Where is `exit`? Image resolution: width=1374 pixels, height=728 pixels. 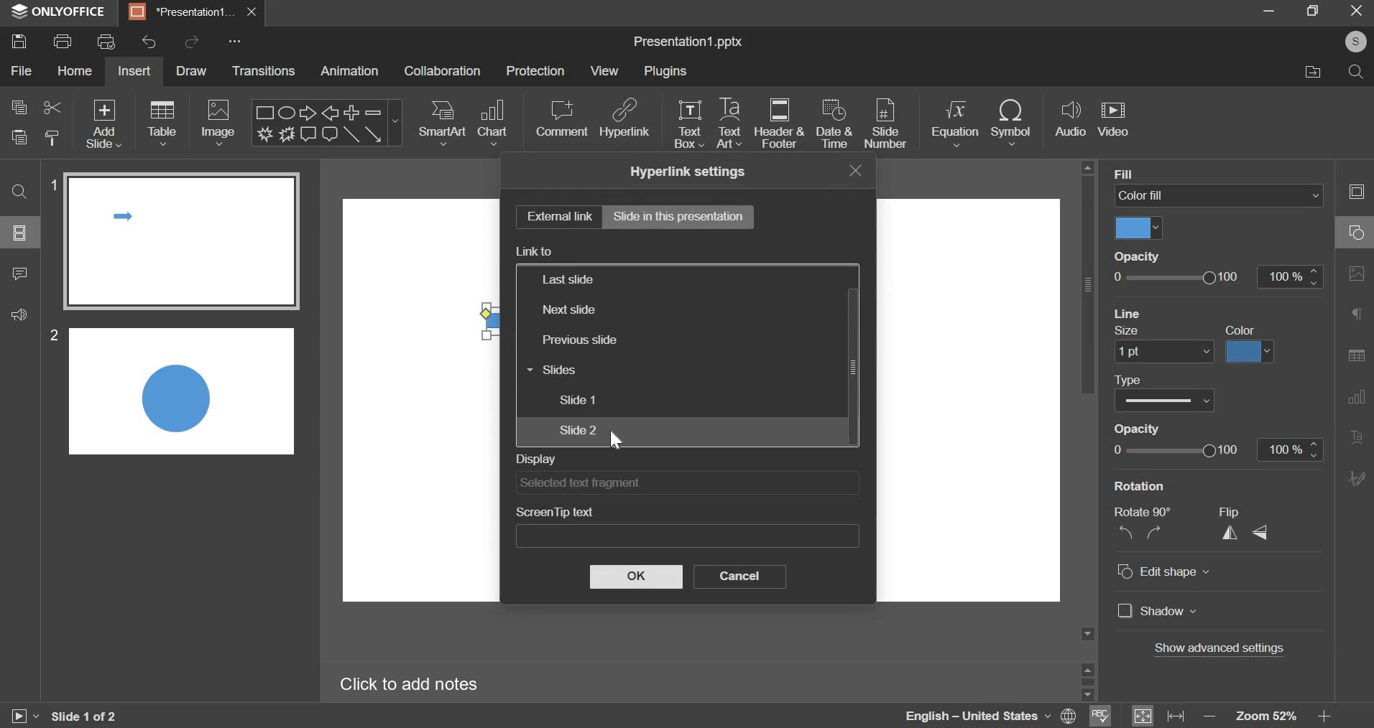 exit is located at coordinates (855, 170).